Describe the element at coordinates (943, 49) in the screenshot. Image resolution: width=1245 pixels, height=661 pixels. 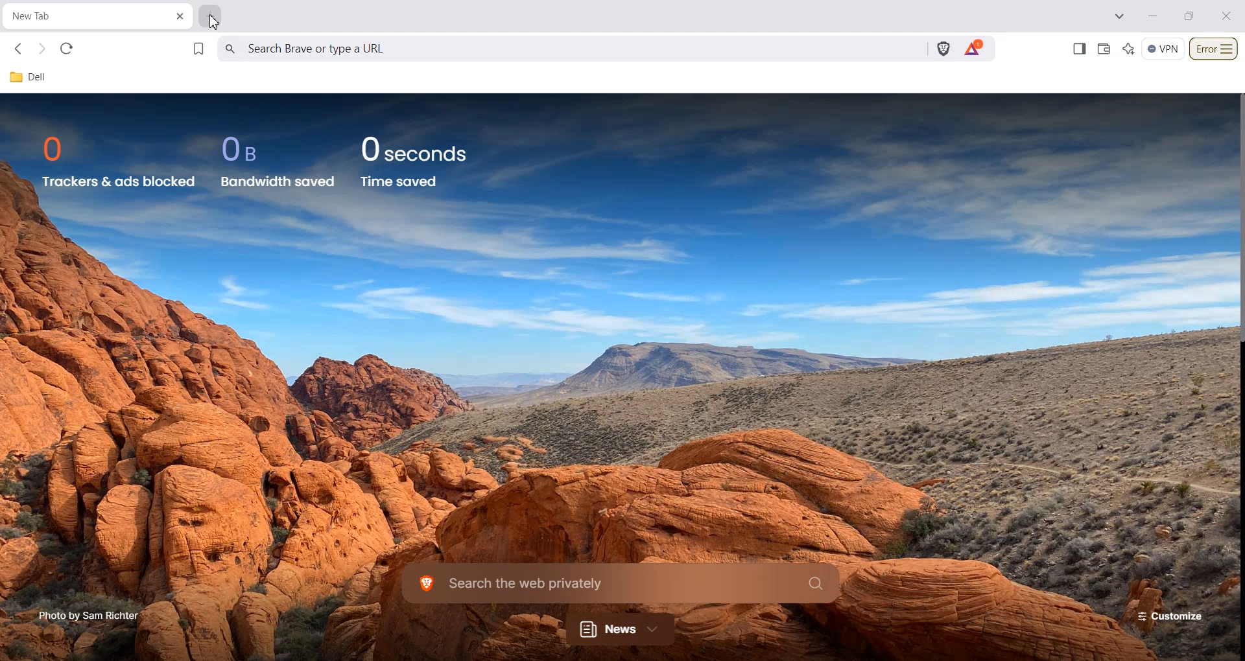
I see `Brave shields` at that location.